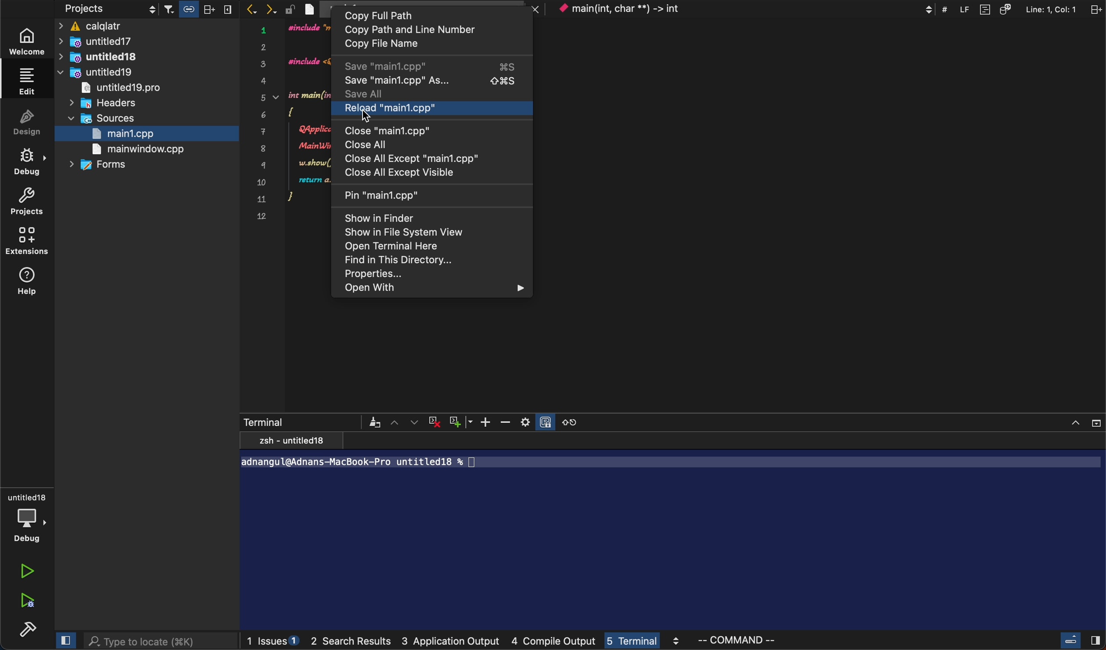 The image size is (1106, 650). What do you see at coordinates (31, 38) in the screenshot?
I see `welcome` at bounding box center [31, 38].